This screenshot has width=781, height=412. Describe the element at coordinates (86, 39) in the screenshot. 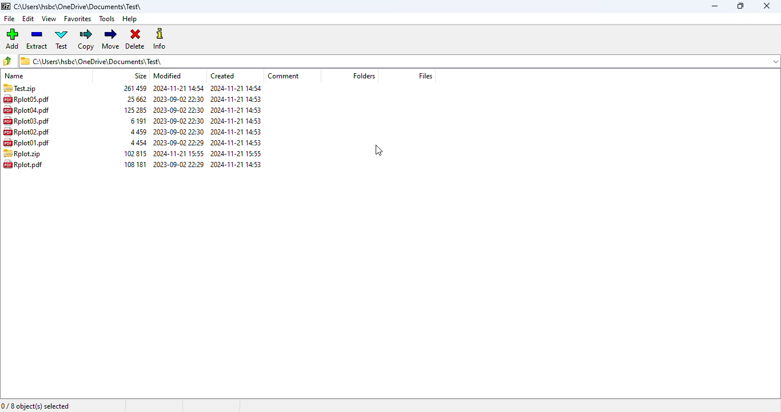

I see `copy` at that location.